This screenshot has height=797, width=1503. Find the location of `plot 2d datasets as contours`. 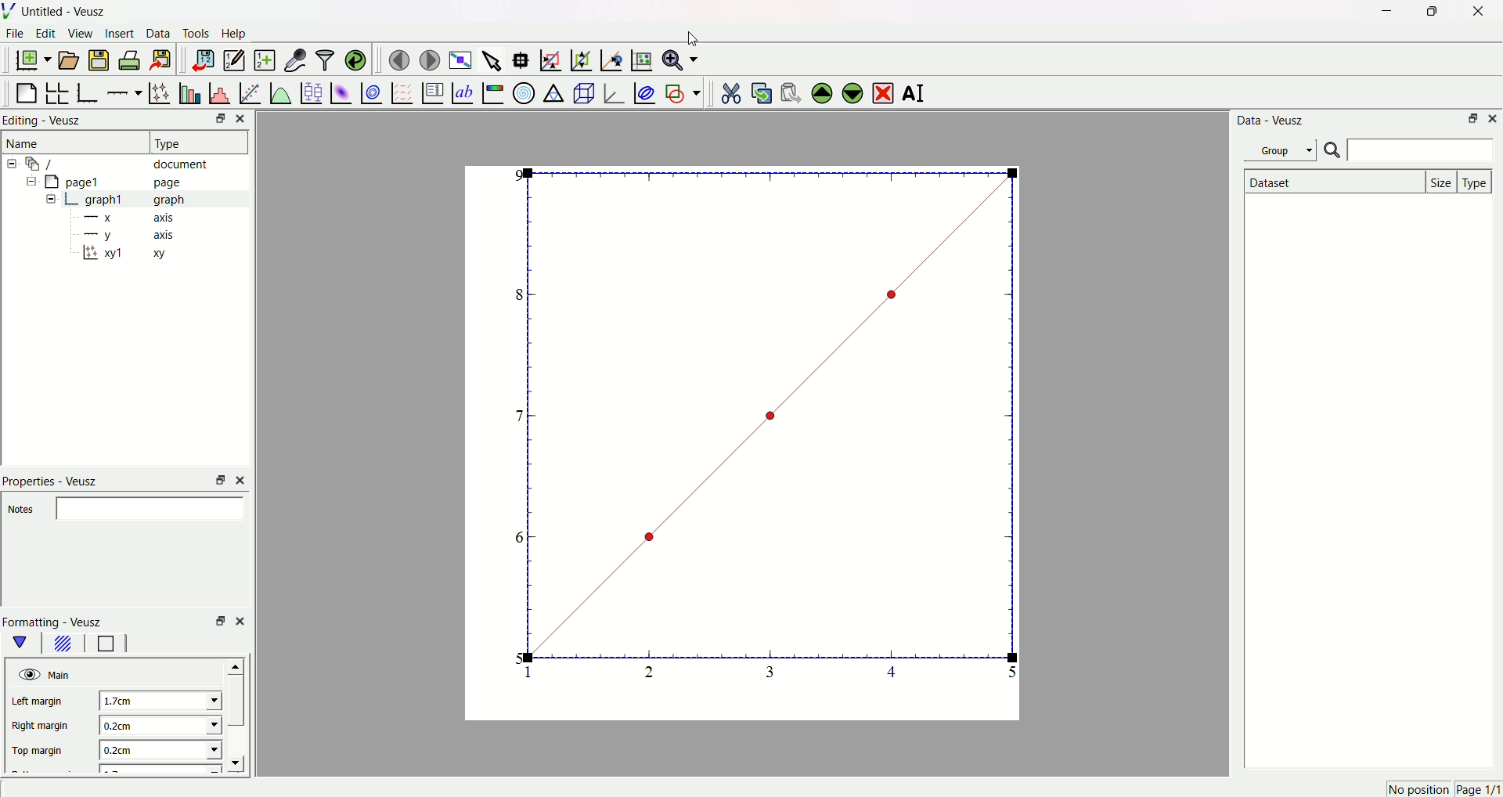

plot 2d datasets as contours is located at coordinates (370, 92).